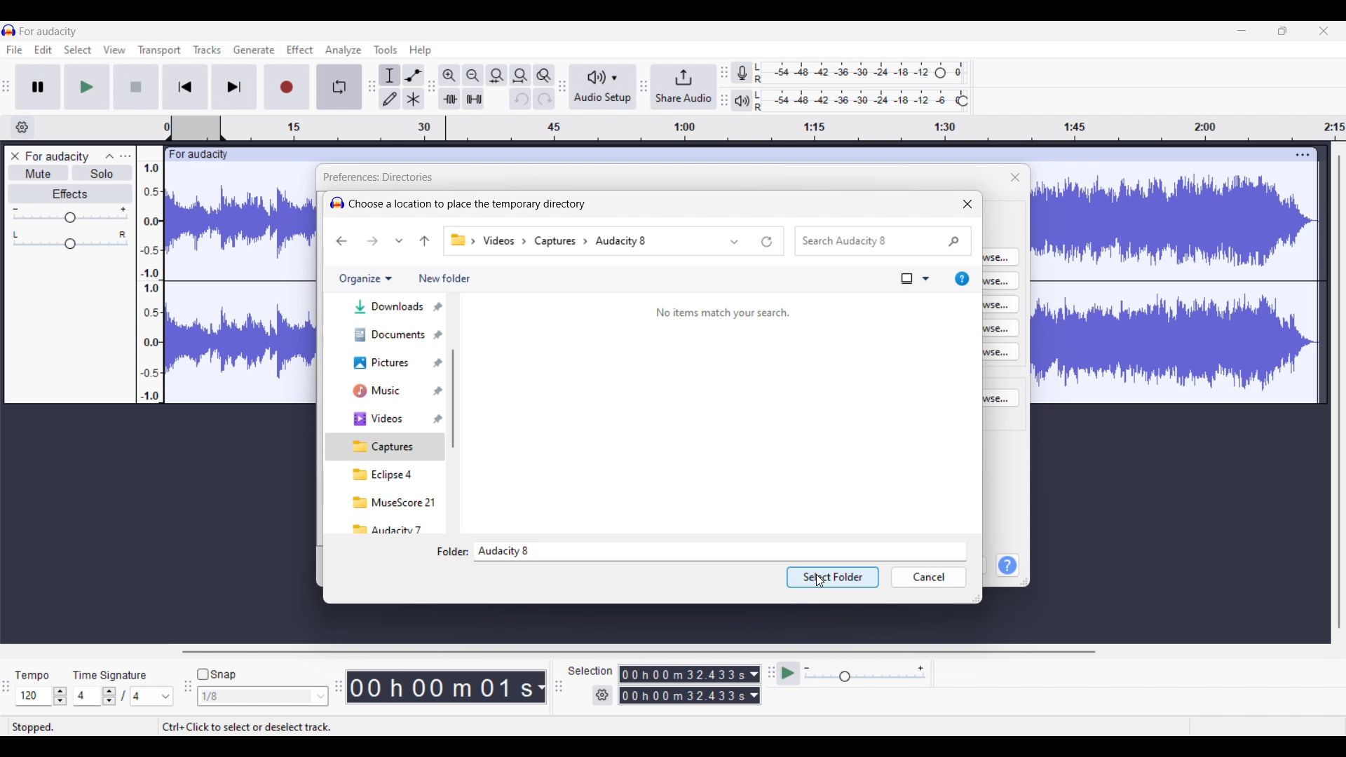 This screenshot has height=757, width=1346. What do you see at coordinates (548, 240) in the screenshot?
I see `Pathway of current folder changed` at bounding box center [548, 240].